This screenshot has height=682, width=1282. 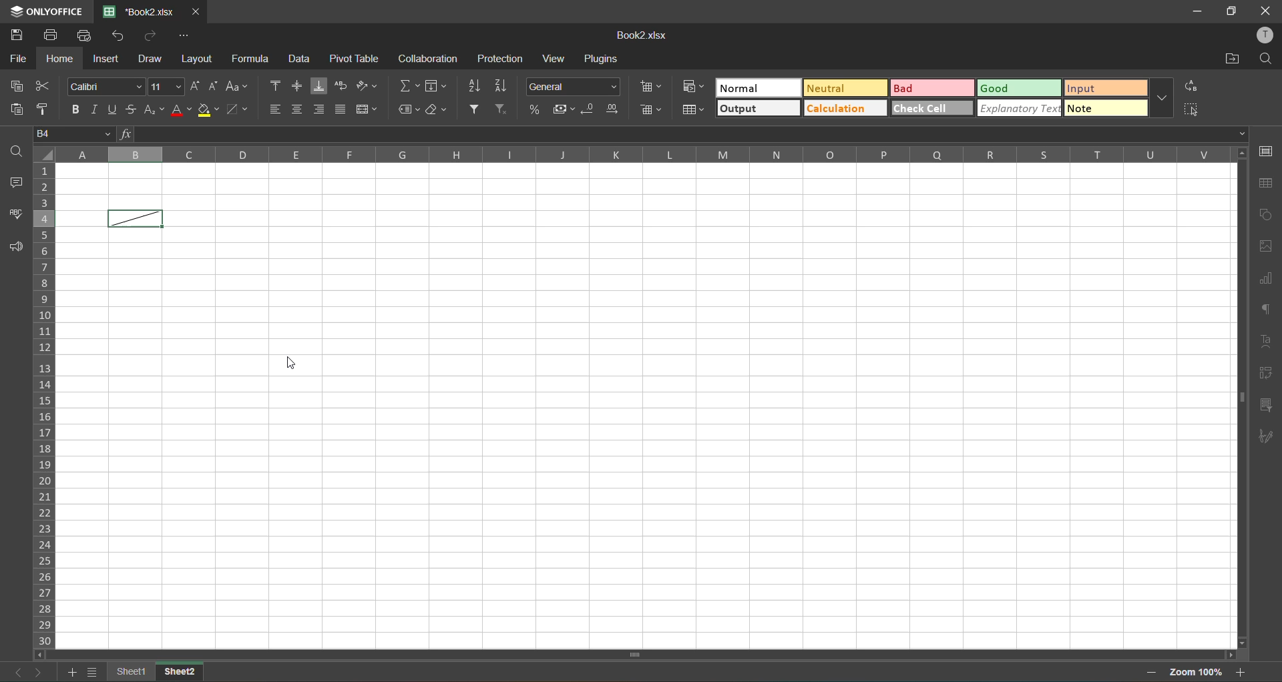 What do you see at coordinates (761, 108) in the screenshot?
I see `output` at bounding box center [761, 108].